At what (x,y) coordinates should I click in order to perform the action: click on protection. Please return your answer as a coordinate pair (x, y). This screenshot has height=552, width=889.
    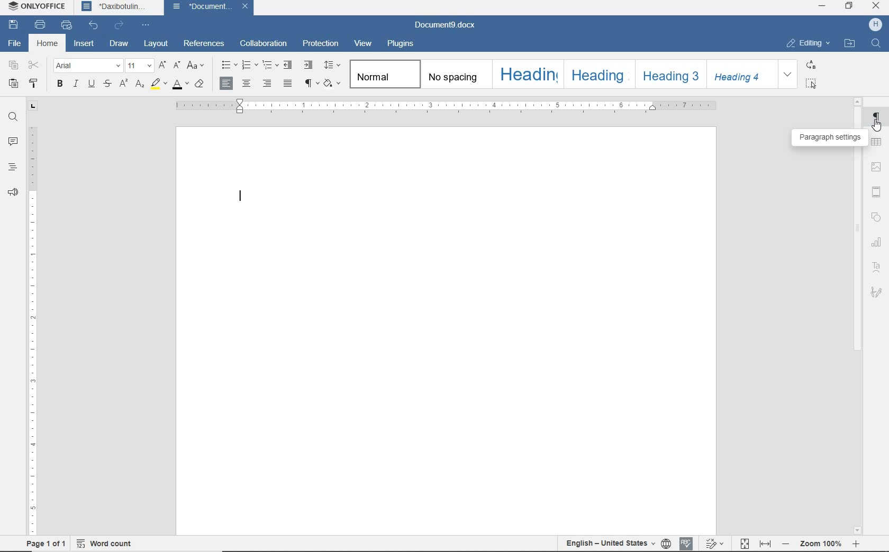
    Looking at the image, I should click on (322, 44).